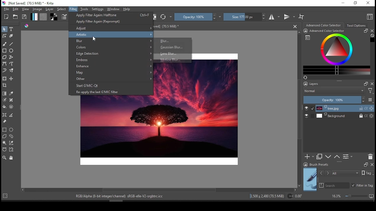 Image resolution: width=376 pixels, height=211 pixels. I want to click on restore, so click(355, 3).